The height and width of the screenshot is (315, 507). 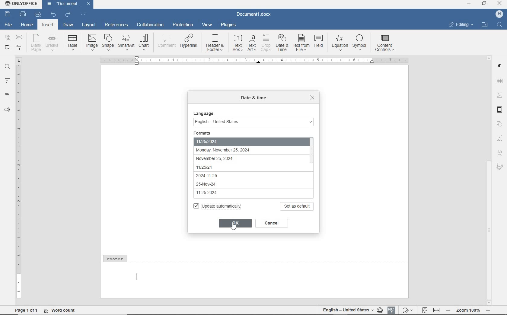 What do you see at coordinates (437, 311) in the screenshot?
I see `fit to width` at bounding box center [437, 311].